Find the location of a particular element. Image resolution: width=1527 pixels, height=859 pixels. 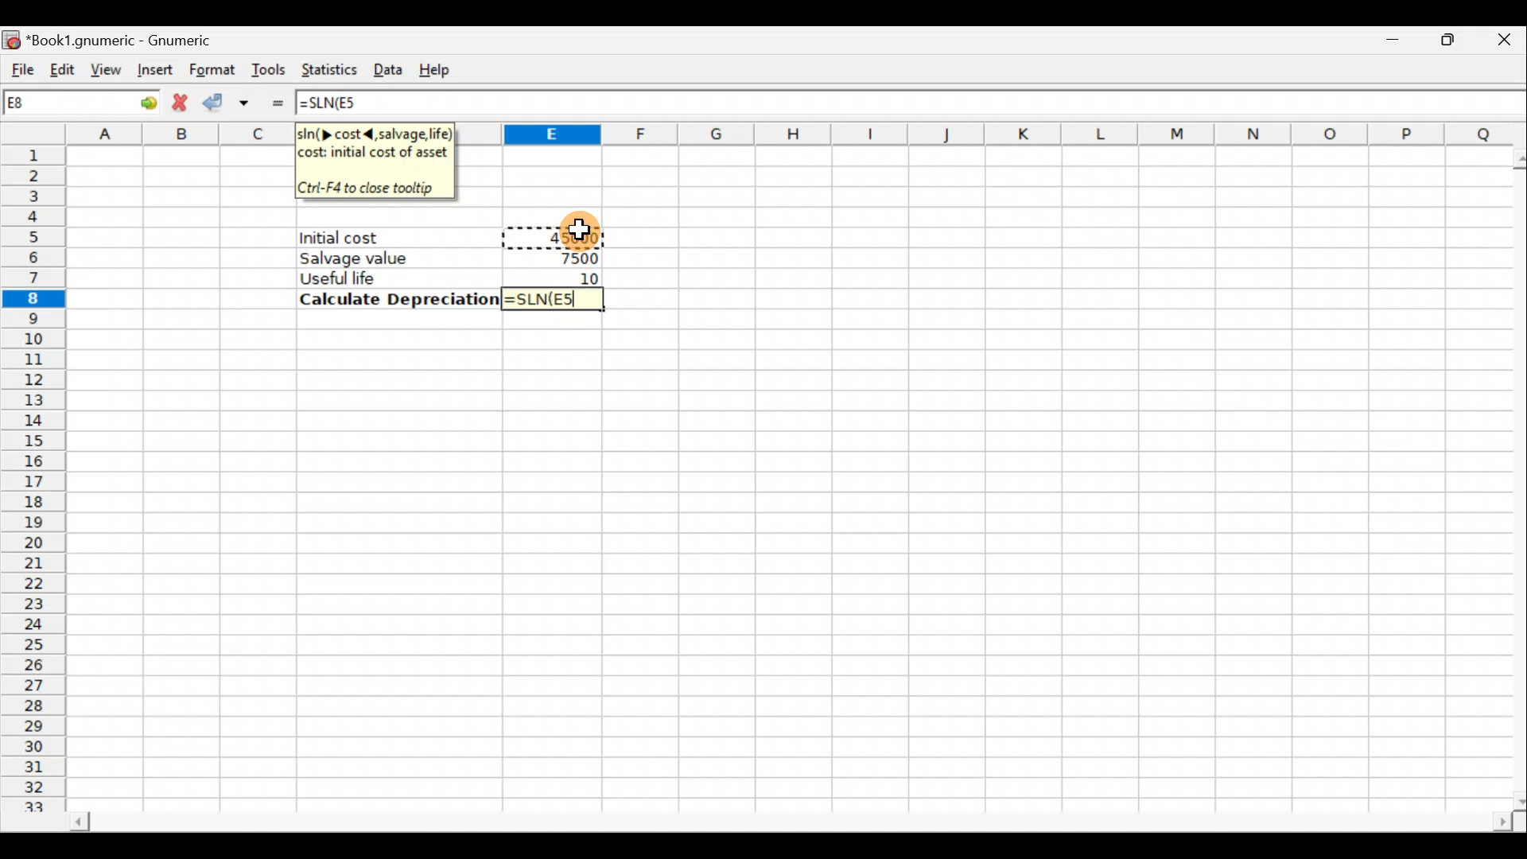

Cells is located at coordinates (783, 565).